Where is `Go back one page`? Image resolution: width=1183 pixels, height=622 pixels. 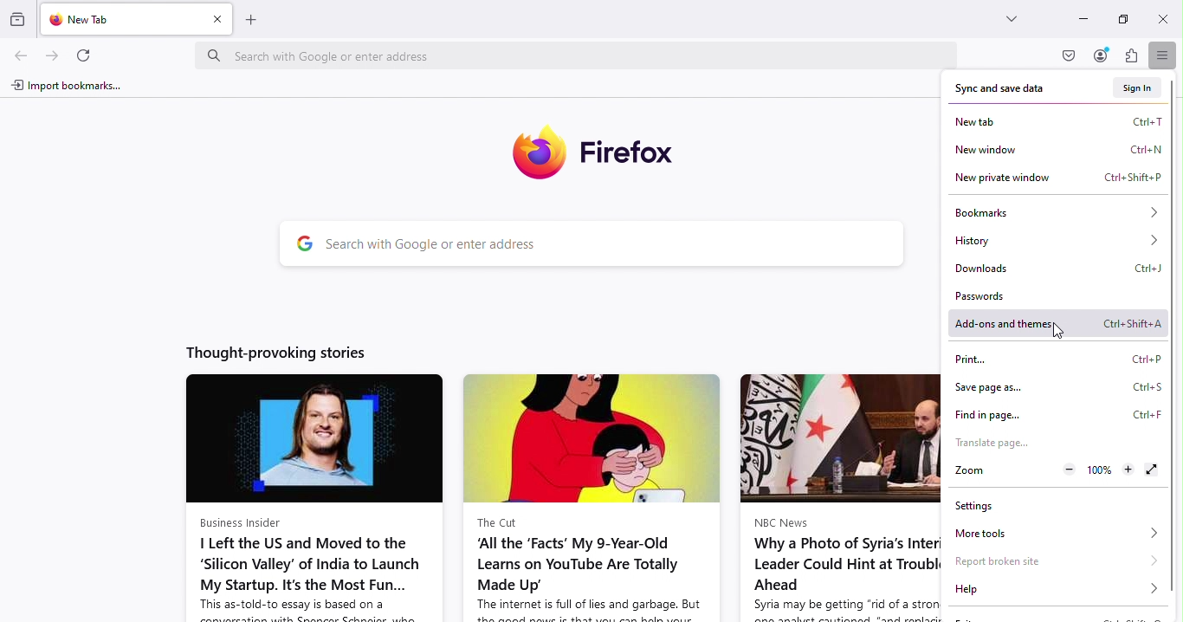
Go back one page is located at coordinates (23, 57).